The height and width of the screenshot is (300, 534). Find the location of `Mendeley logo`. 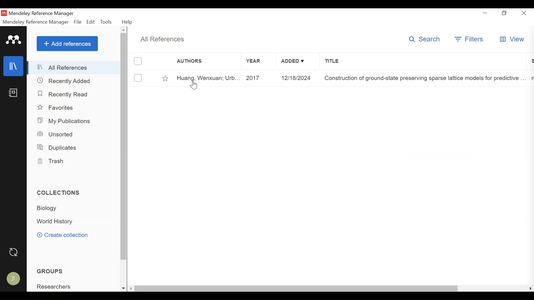

Mendeley logo is located at coordinates (14, 40).